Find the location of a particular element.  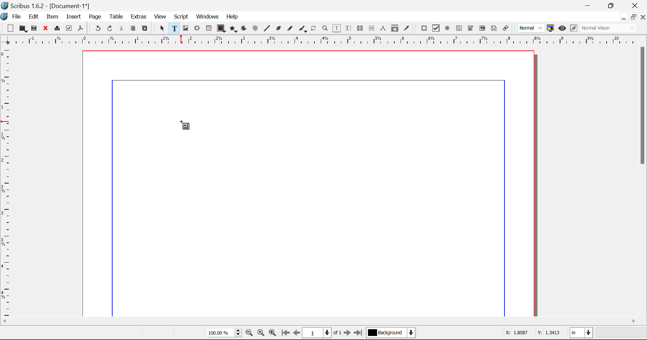

New is located at coordinates (10, 28).